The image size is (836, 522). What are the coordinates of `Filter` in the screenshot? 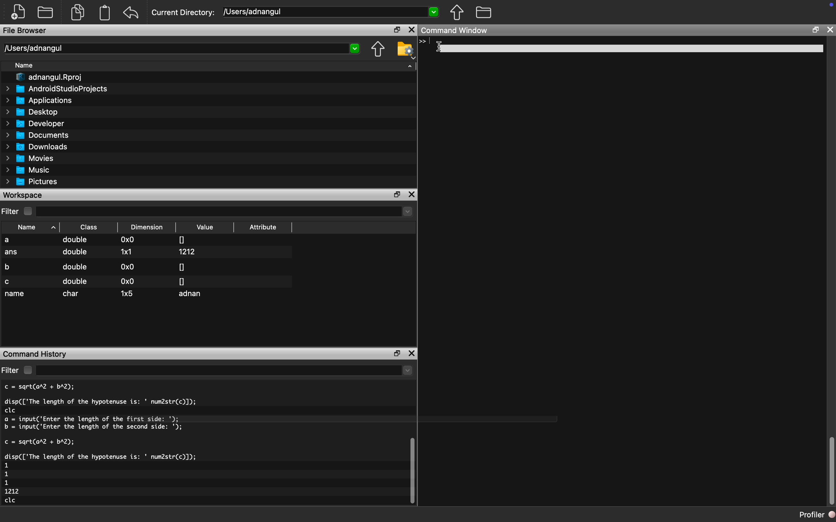 It's located at (11, 212).